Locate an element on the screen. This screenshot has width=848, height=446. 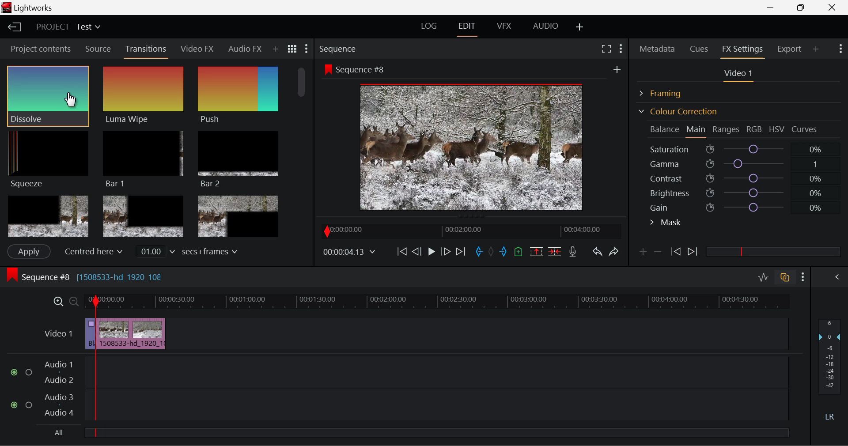
Redo is located at coordinates (614, 251).